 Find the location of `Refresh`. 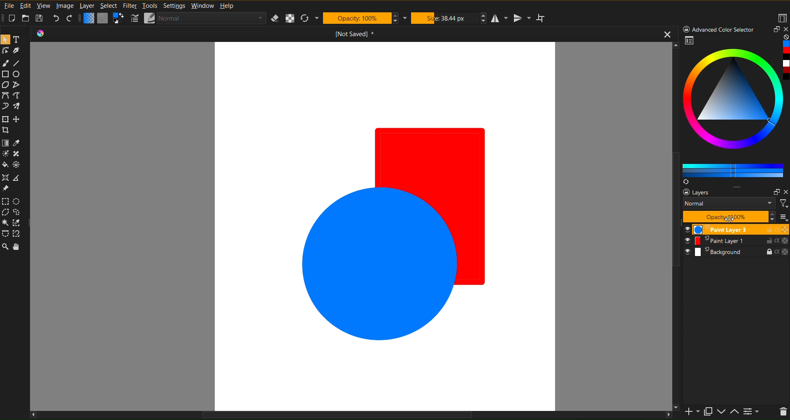

Refresh is located at coordinates (306, 18).